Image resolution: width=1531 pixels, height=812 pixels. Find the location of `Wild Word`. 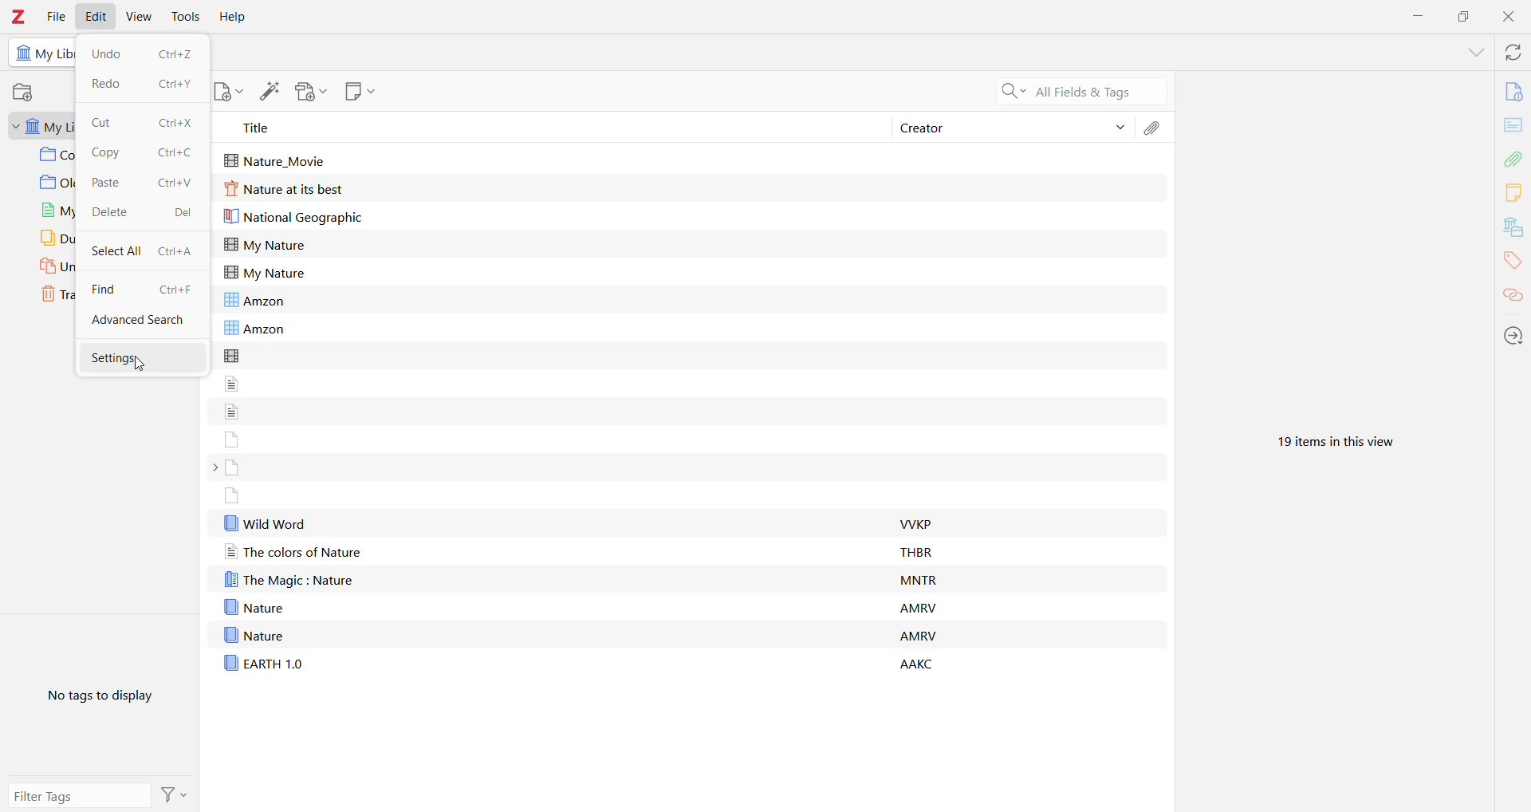

Wild Word is located at coordinates (266, 522).